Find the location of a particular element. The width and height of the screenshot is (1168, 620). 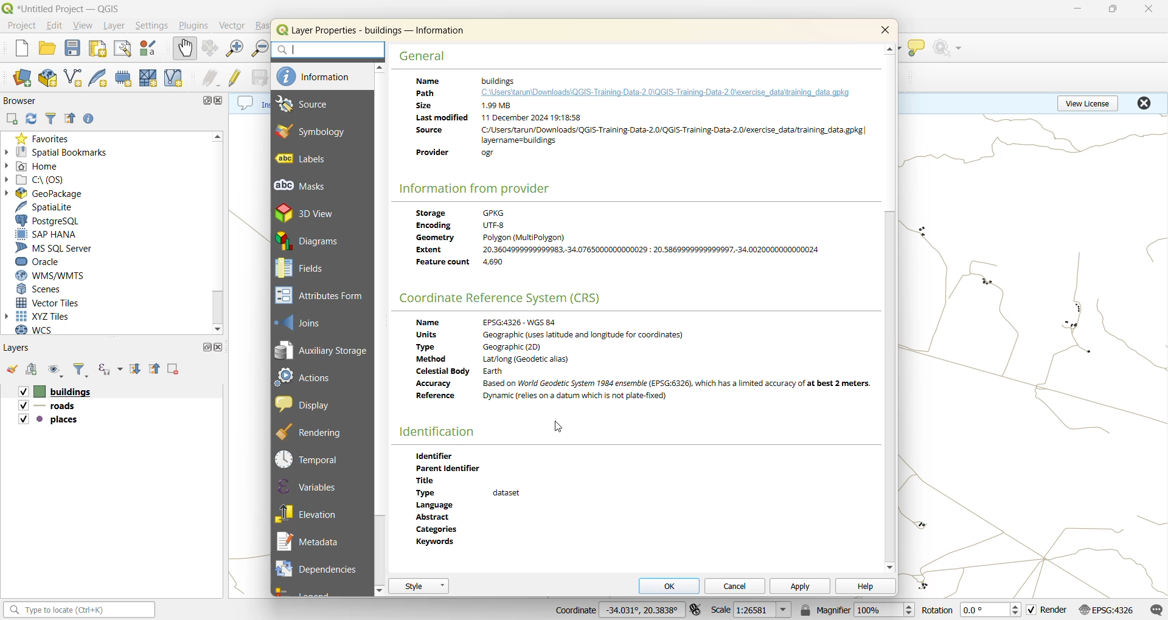

information from provide is located at coordinates (482, 188).